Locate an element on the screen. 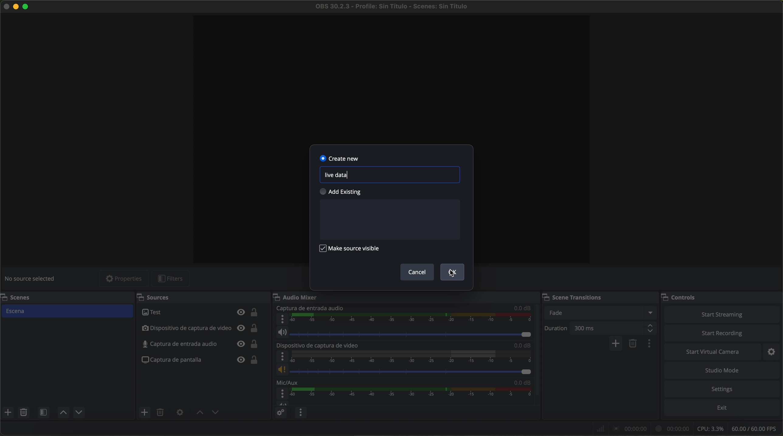 The height and width of the screenshot is (436, 783). start virtual camera is located at coordinates (713, 352).